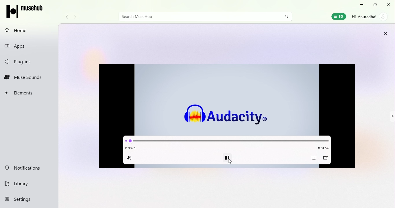  What do you see at coordinates (28, 201) in the screenshot?
I see `Settings` at bounding box center [28, 201].